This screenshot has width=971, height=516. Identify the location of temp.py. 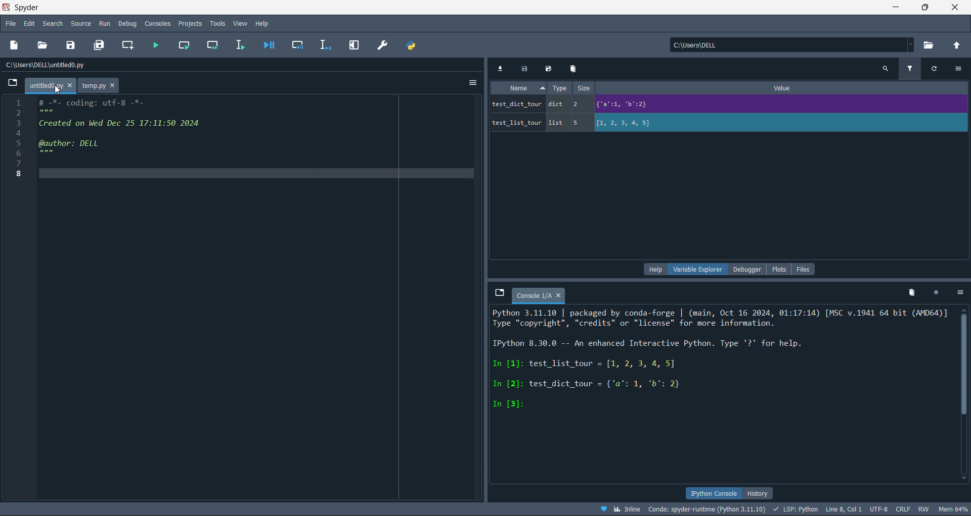
(102, 85).